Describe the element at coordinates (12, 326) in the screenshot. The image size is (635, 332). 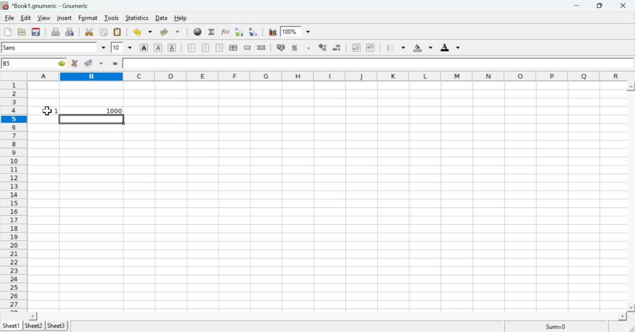
I see `Sheet 1` at that location.